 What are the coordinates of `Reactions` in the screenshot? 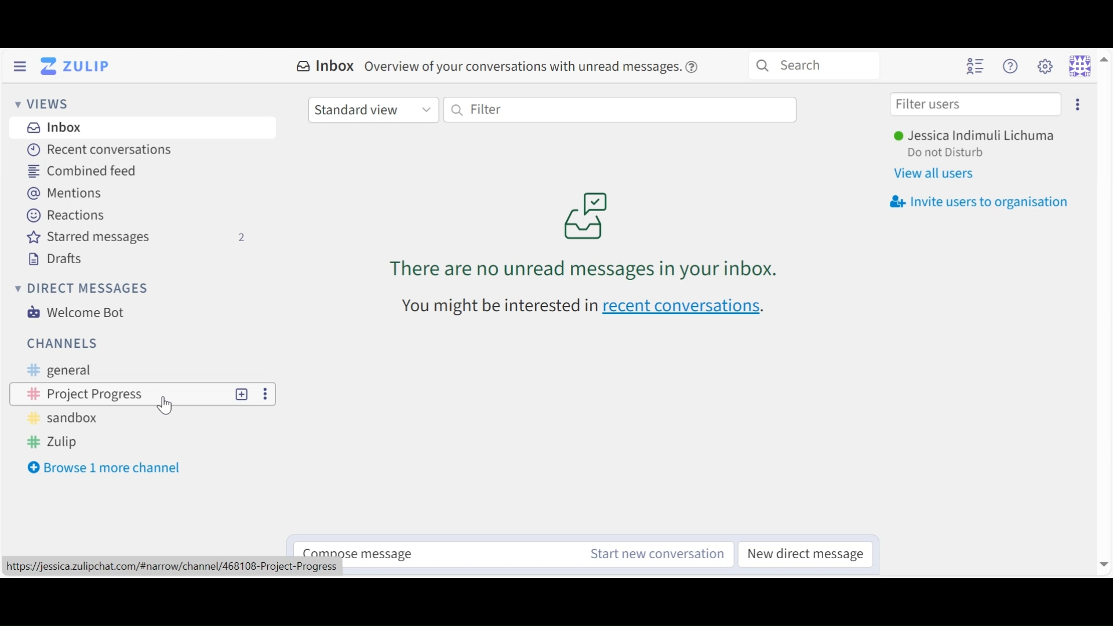 It's located at (67, 216).